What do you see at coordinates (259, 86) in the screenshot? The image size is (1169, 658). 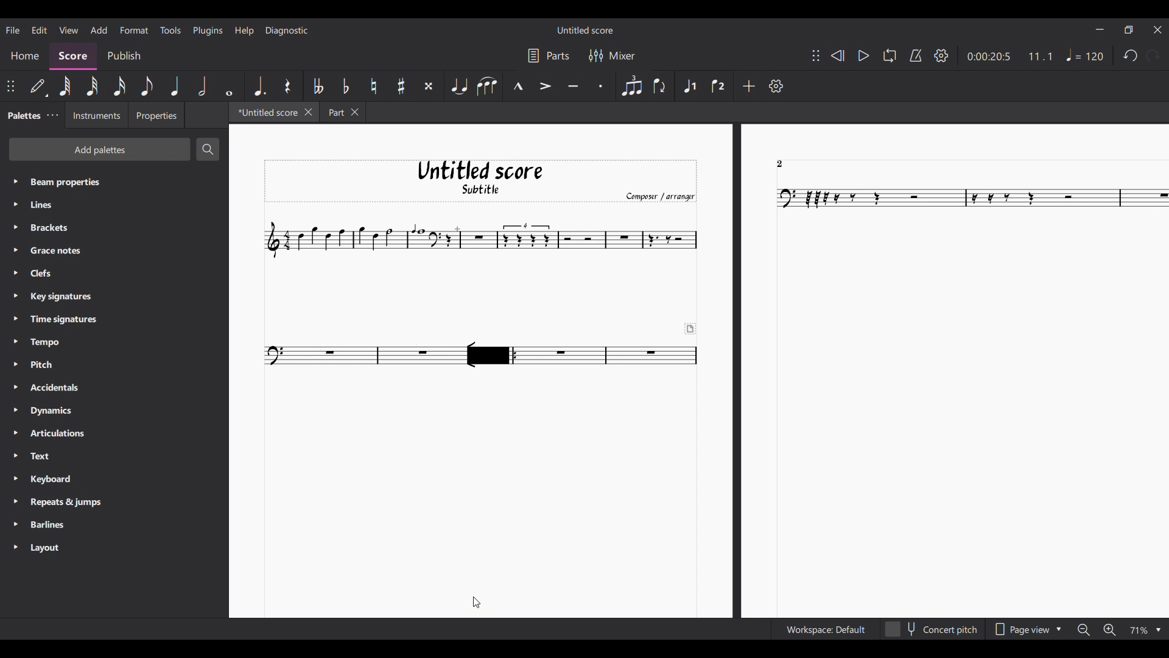 I see `Augmentation dot` at bounding box center [259, 86].